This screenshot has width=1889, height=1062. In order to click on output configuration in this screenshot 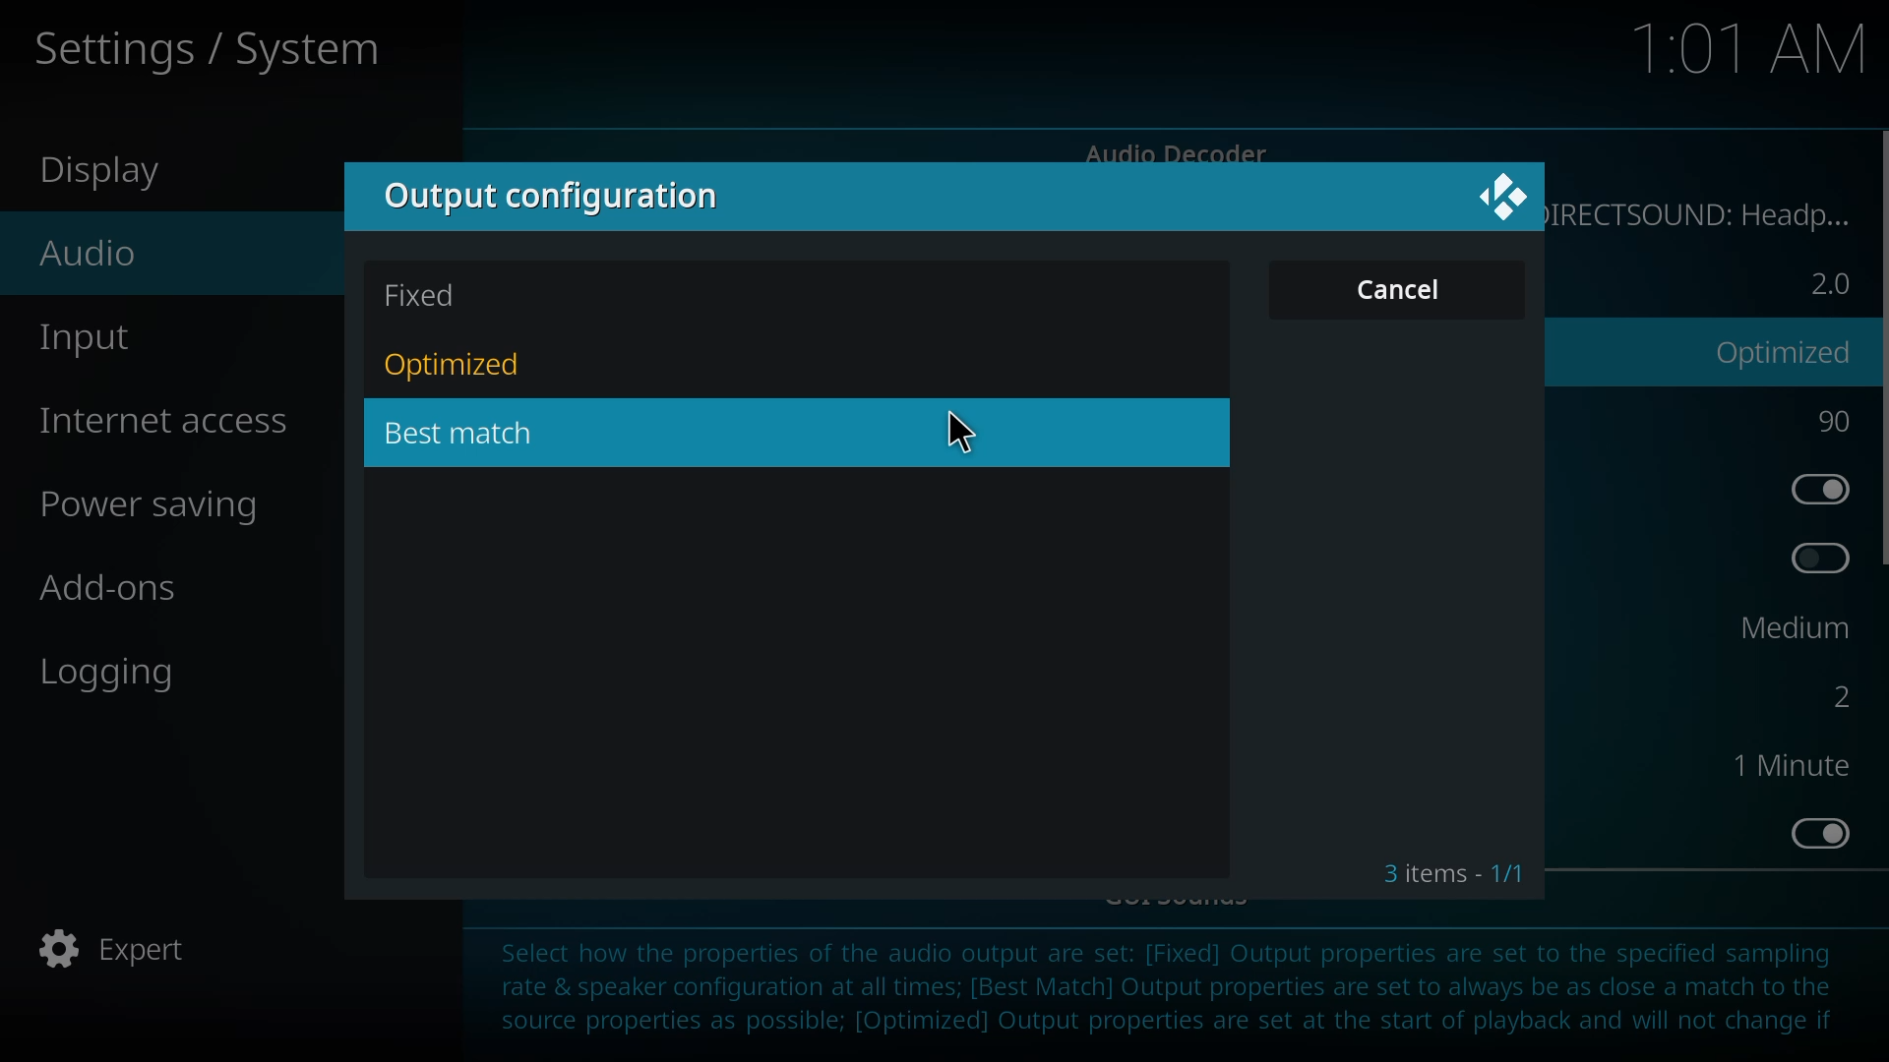, I will do `click(557, 196)`.